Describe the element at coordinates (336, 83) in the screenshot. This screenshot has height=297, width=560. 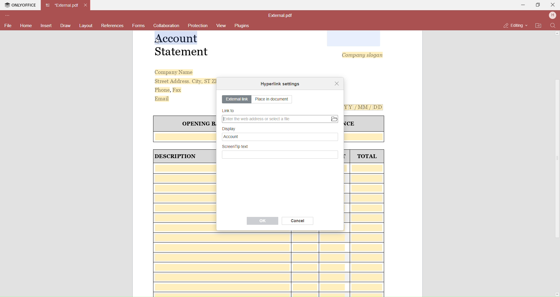
I see `Close dialog` at that location.